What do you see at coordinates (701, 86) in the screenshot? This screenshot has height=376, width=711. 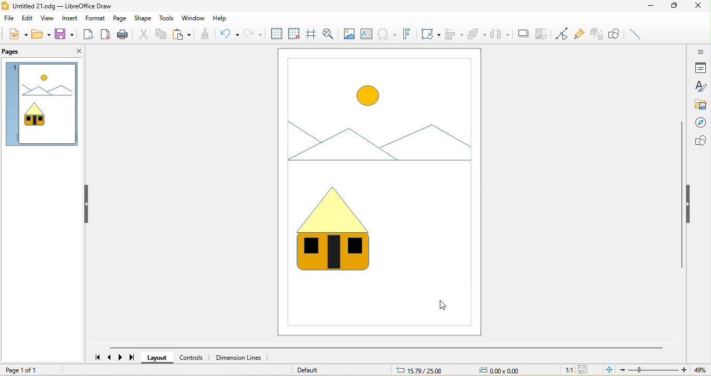 I see `style` at bounding box center [701, 86].